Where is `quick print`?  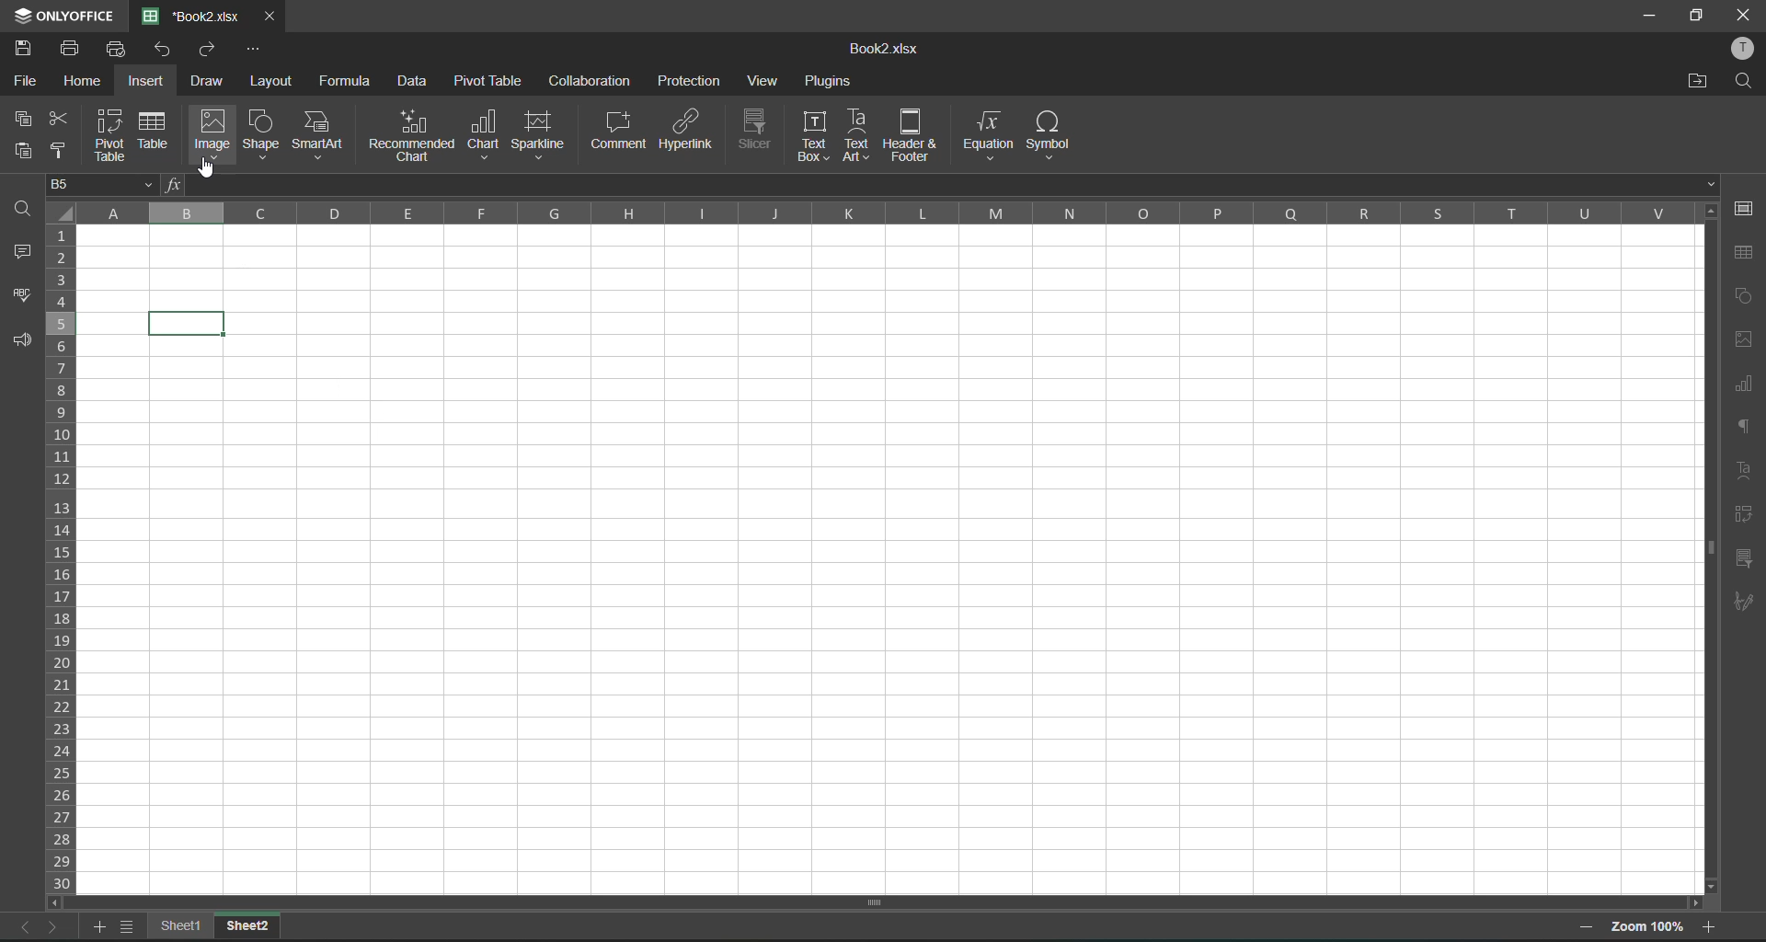
quick print is located at coordinates (120, 47).